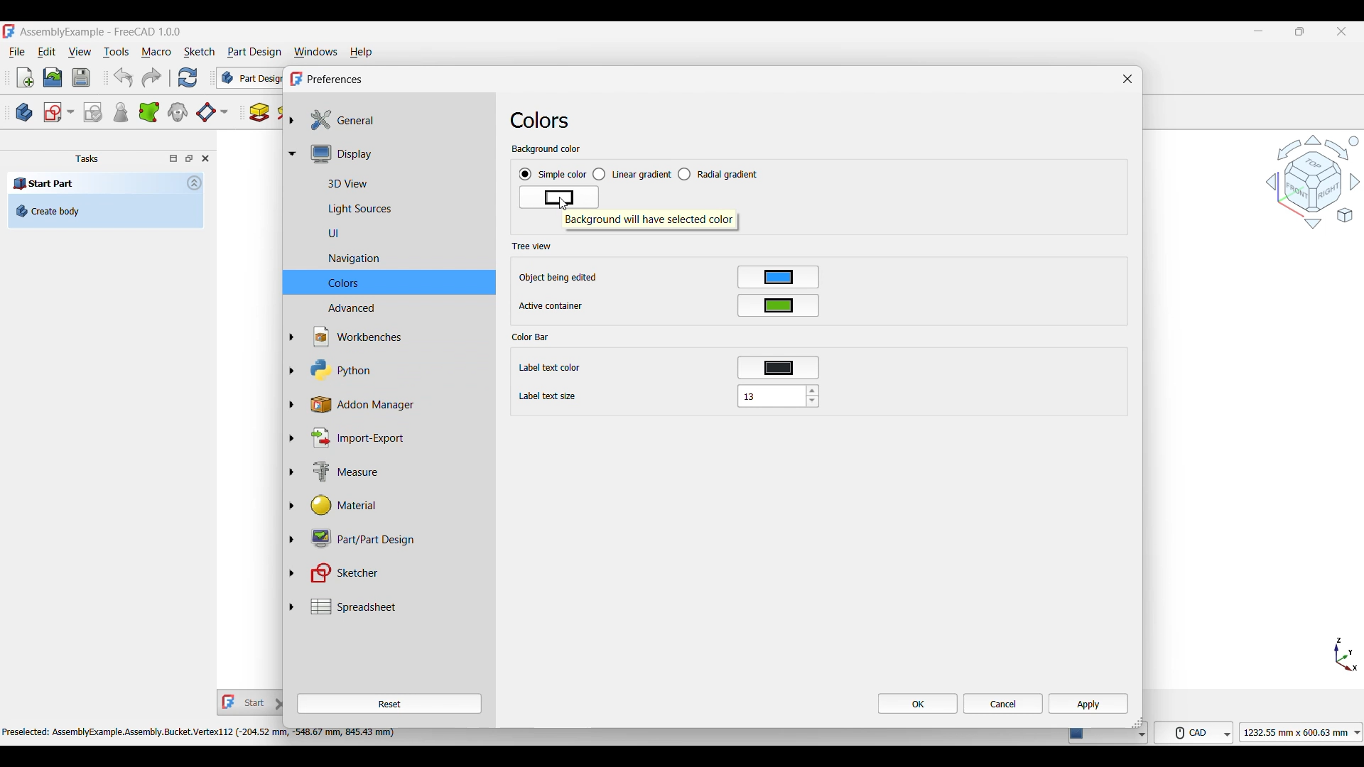  Describe the element at coordinates (396, 182) in the screenshot. I see `3D View` at that location.